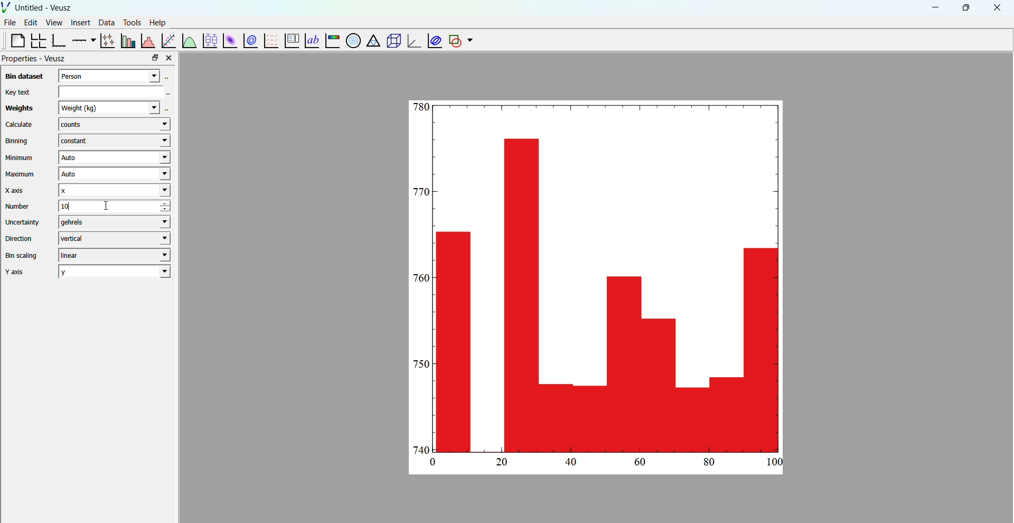  I want to click on close property bar, so click(170, 58).